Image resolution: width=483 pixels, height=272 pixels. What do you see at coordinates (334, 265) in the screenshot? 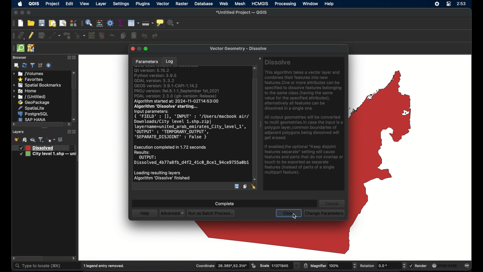
I see `magnifier` at bounding box center [334, 265].